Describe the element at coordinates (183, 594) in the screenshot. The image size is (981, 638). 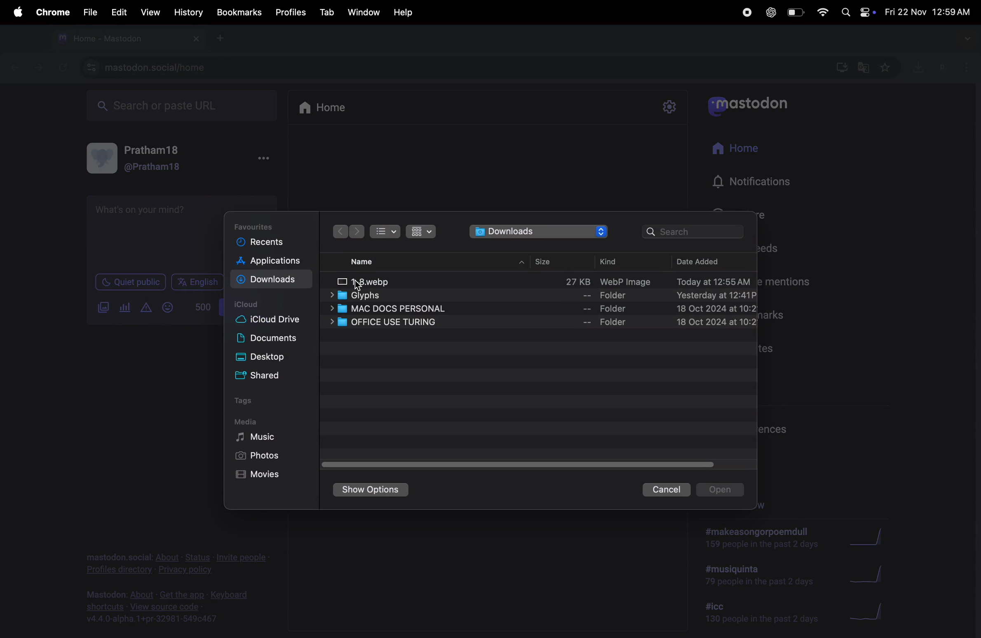
I see `get the app` at that location.